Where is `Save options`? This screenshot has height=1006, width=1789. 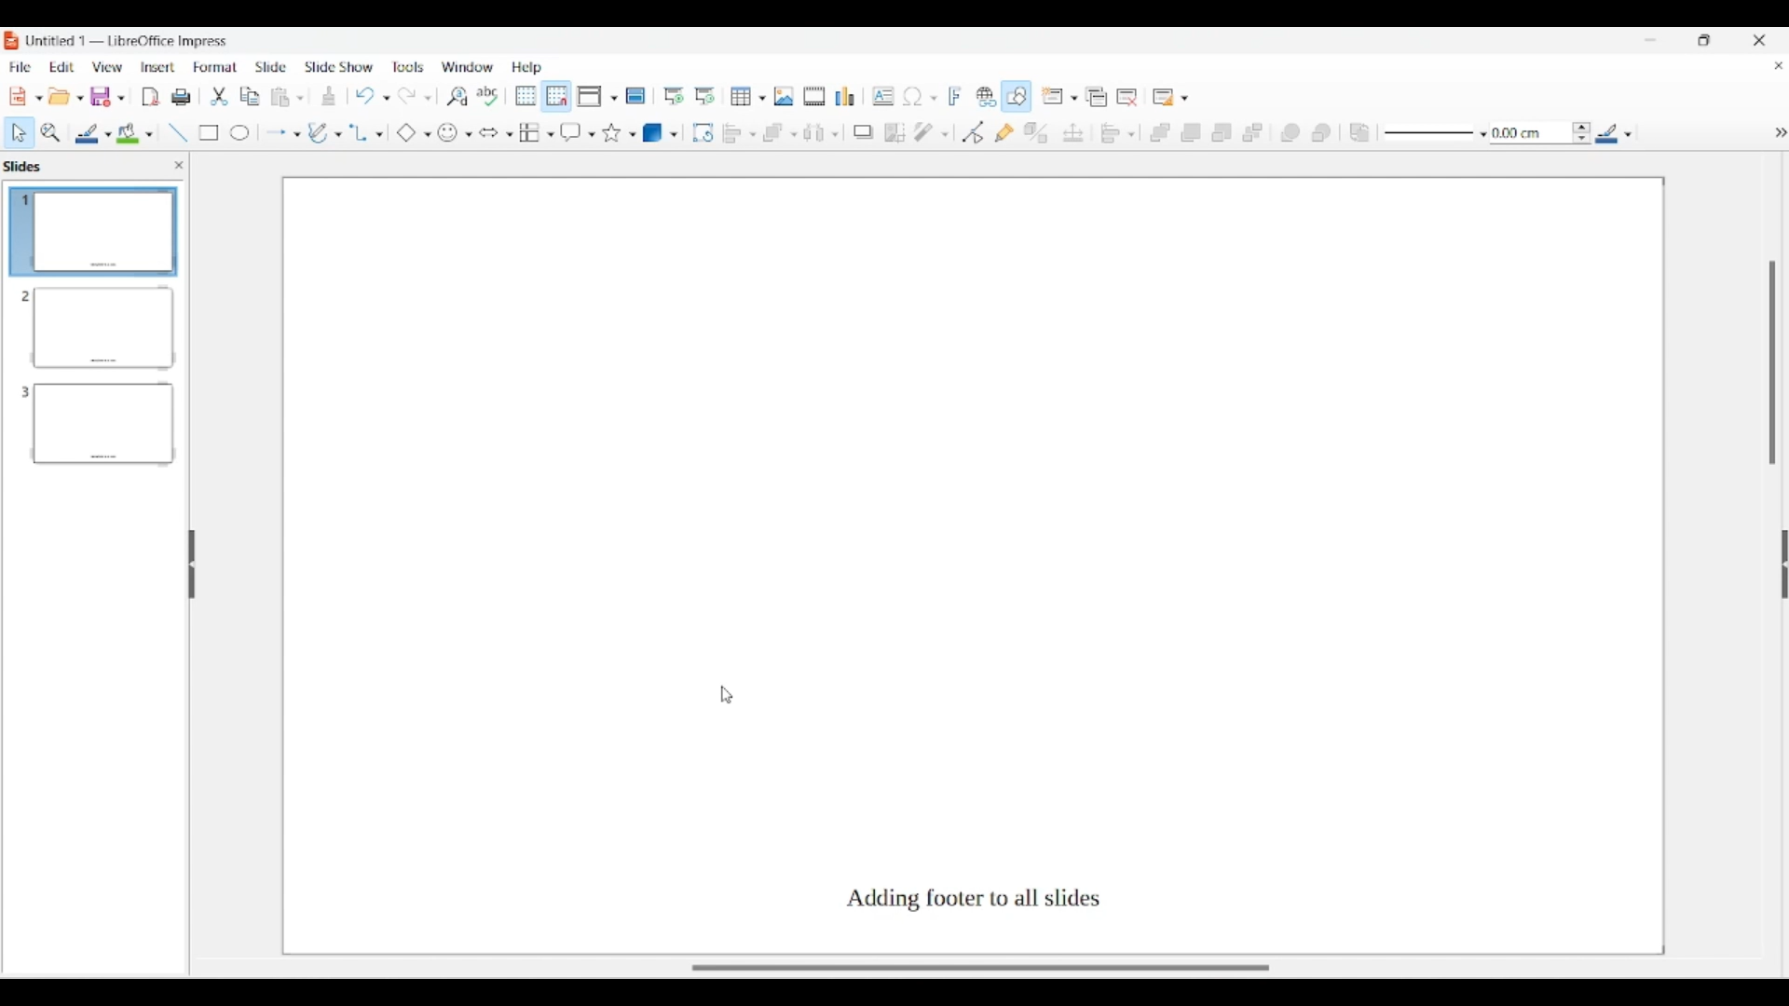
Save options is located at coordinates (108, 97).